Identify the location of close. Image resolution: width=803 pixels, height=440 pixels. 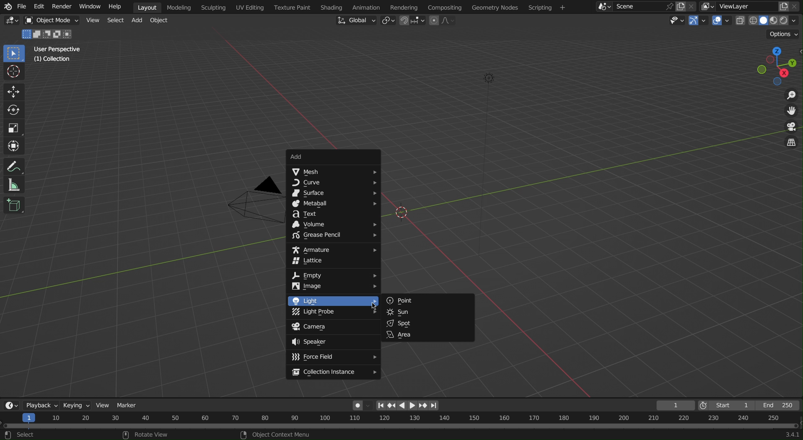
(797, 6).